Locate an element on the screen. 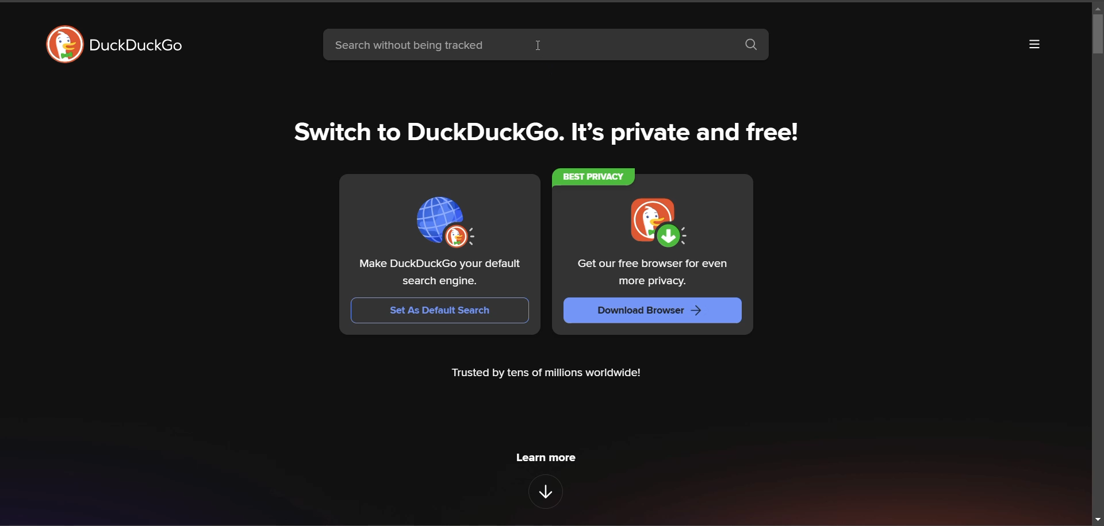 The height and width of the screenshot is (526, 1104). search bar is located at coordinates (524, 43).